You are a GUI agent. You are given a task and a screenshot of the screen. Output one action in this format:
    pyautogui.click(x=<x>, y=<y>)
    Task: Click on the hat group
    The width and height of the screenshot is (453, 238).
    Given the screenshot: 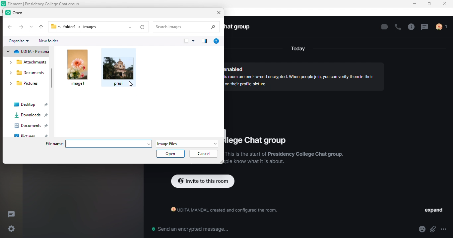 What is the action you would take?
    pyautogui.click(x=240, y=27)
    